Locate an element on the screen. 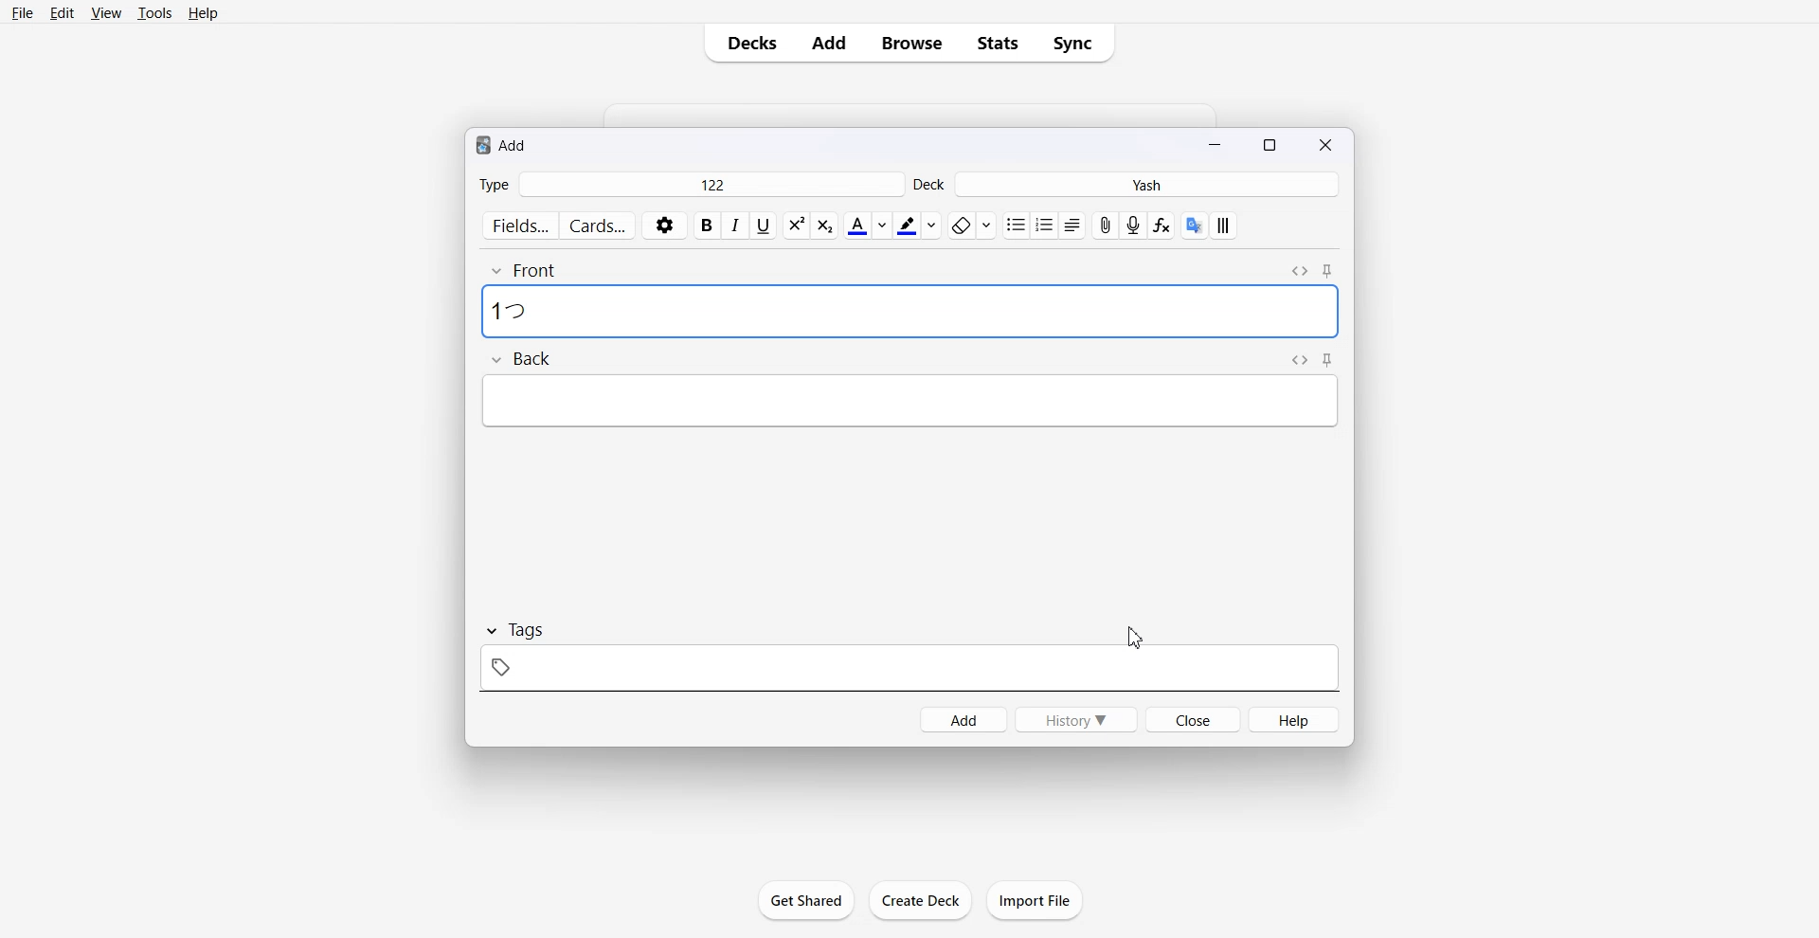 The height and width of the screenshot is (938, 1819). 122 is located at coordinates (711, 184).